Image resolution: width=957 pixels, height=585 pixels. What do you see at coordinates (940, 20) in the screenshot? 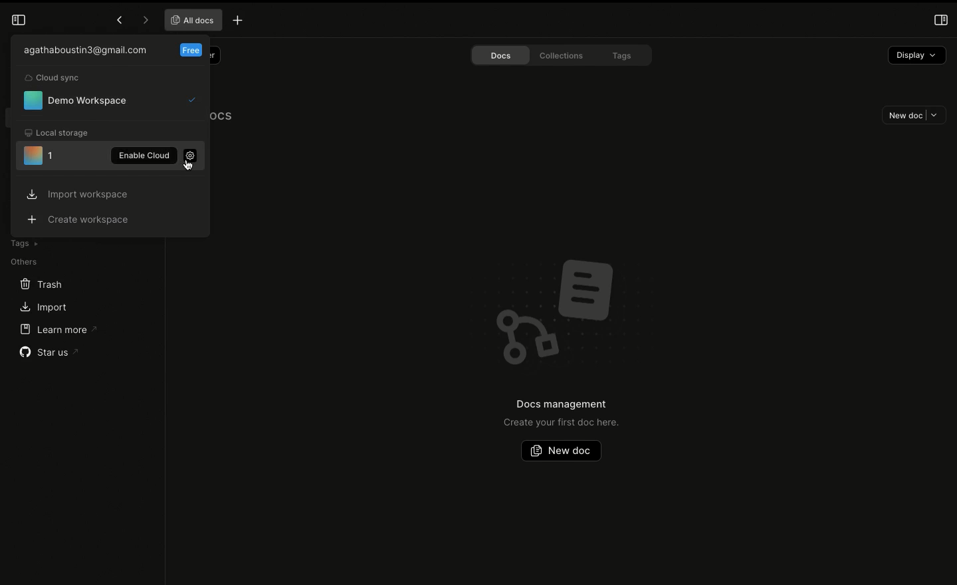
I see `Open right panel` at bounding box center [940, 20].